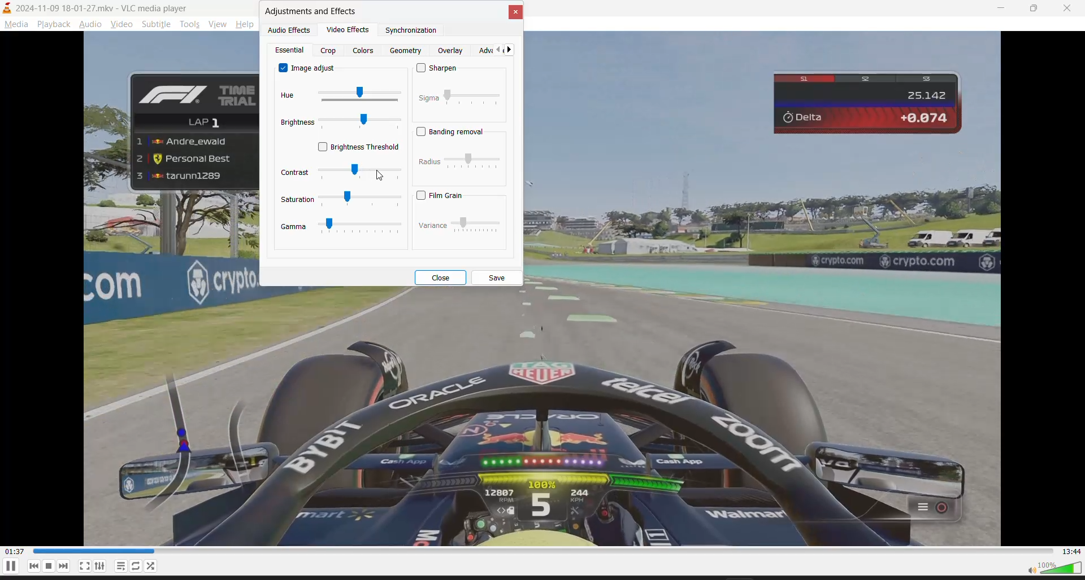  What do you see at coordinates (453, 50) in the screenshot?
I see `overlay` at bounding box center [453, 50].